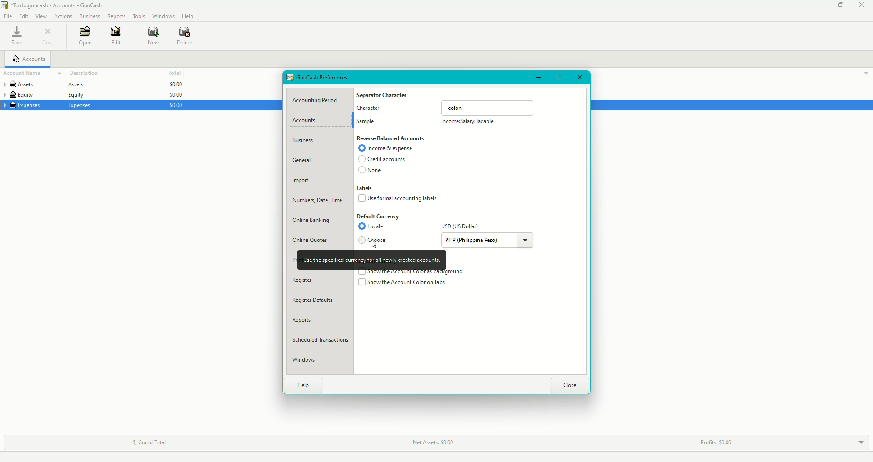 The height and width of the screenshot is (462, 873). Describe the element at coordinates (400, 198) in the screenshot. I see `Use formal accounting labels` at that location.